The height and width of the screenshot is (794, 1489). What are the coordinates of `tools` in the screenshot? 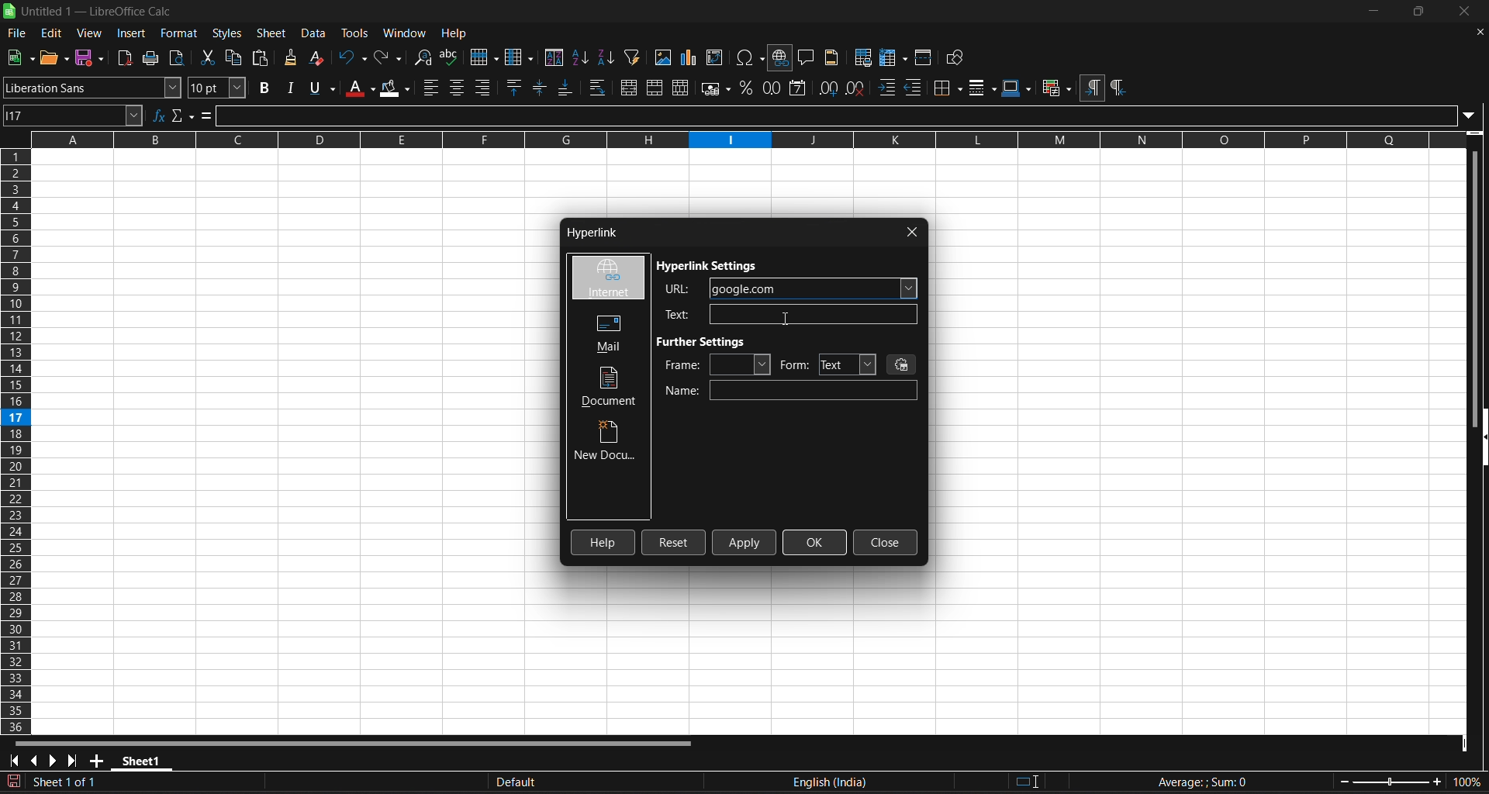 It's located at (354, 33).